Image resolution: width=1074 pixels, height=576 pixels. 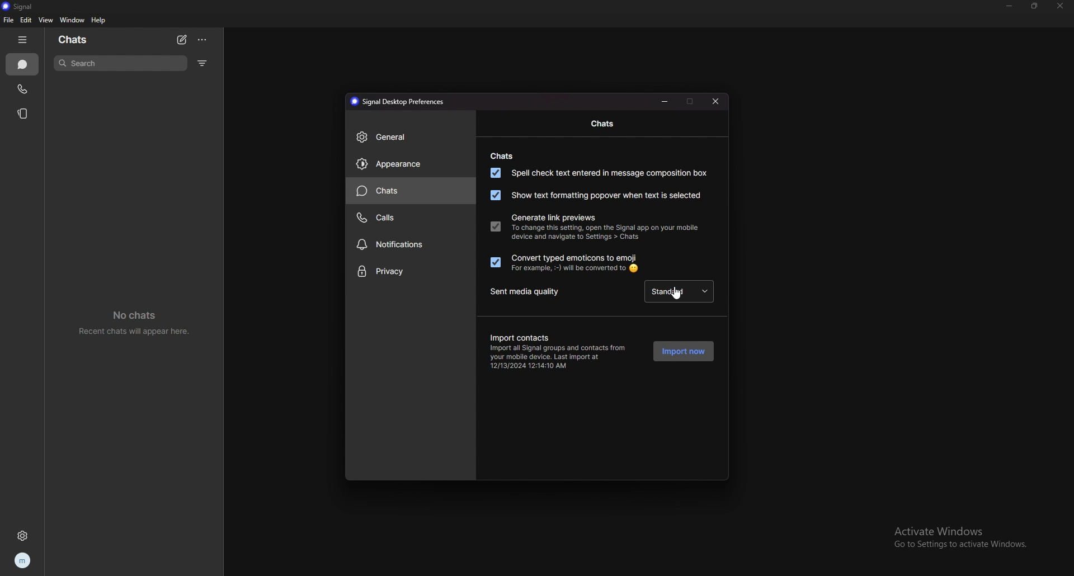 What do you see at coordinates (182, 40) in the screenshot?
I see `new chat` at bounding box center [182, 40].